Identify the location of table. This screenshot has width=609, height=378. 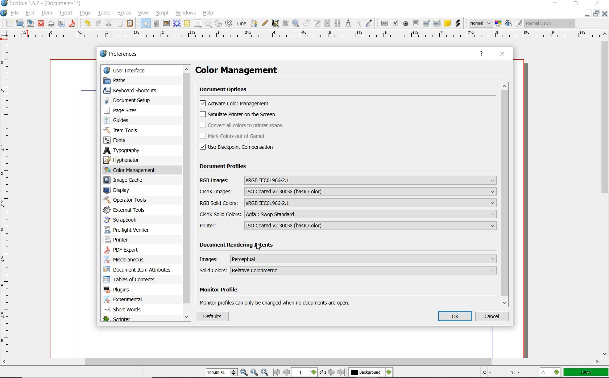
(187, 24).